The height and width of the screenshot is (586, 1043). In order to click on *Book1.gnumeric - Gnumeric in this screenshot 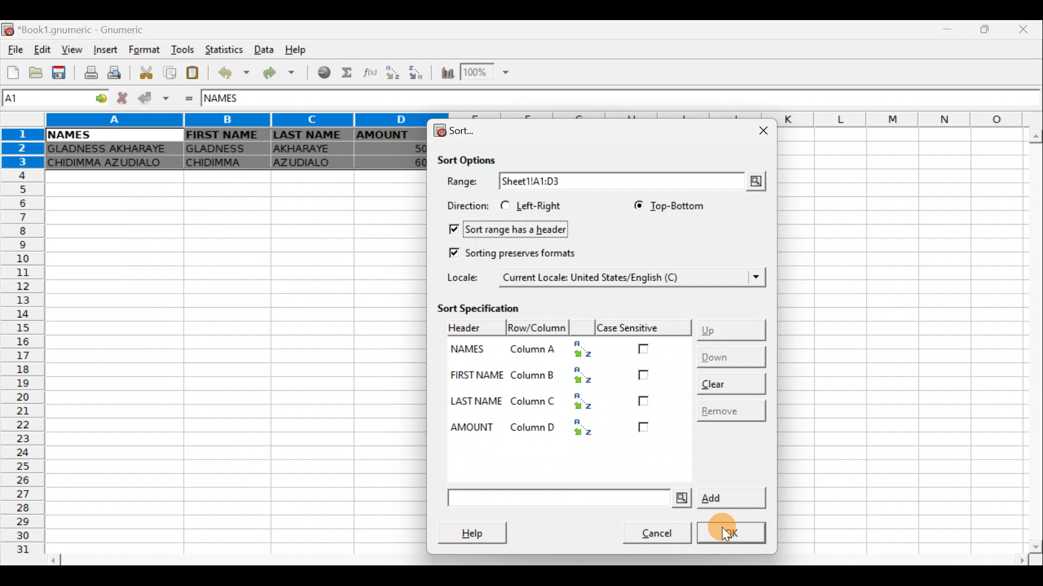, I will do `click(87, 30)`.